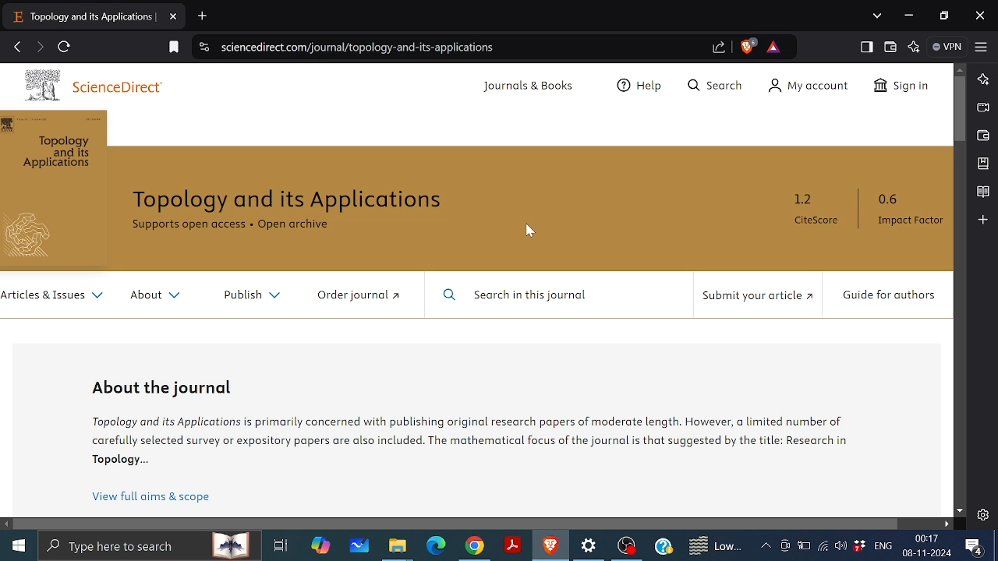 The height and width of the screenshot is (561, 998). What do you see at coordinates (915, 211) in the screenshot?
I see `0.6 Impact Factor` at bounding box center [915, 211].